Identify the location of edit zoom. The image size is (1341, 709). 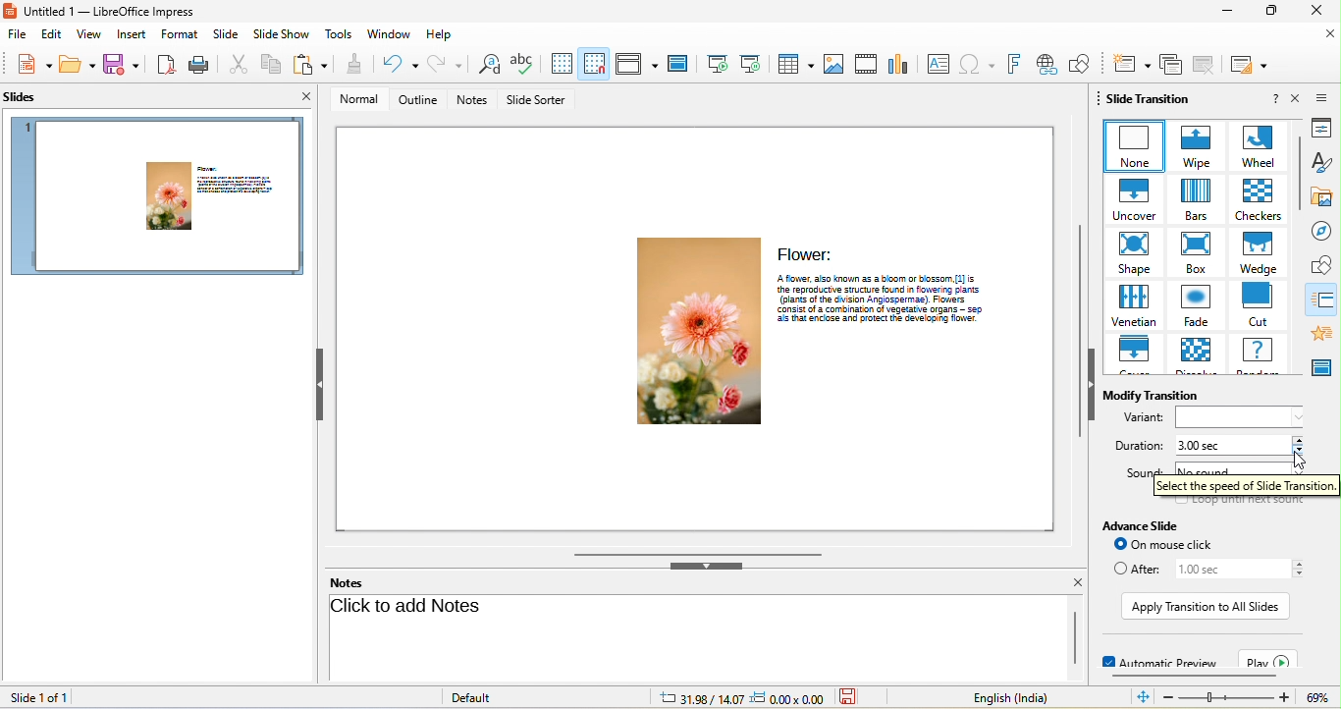
(1227, 698).